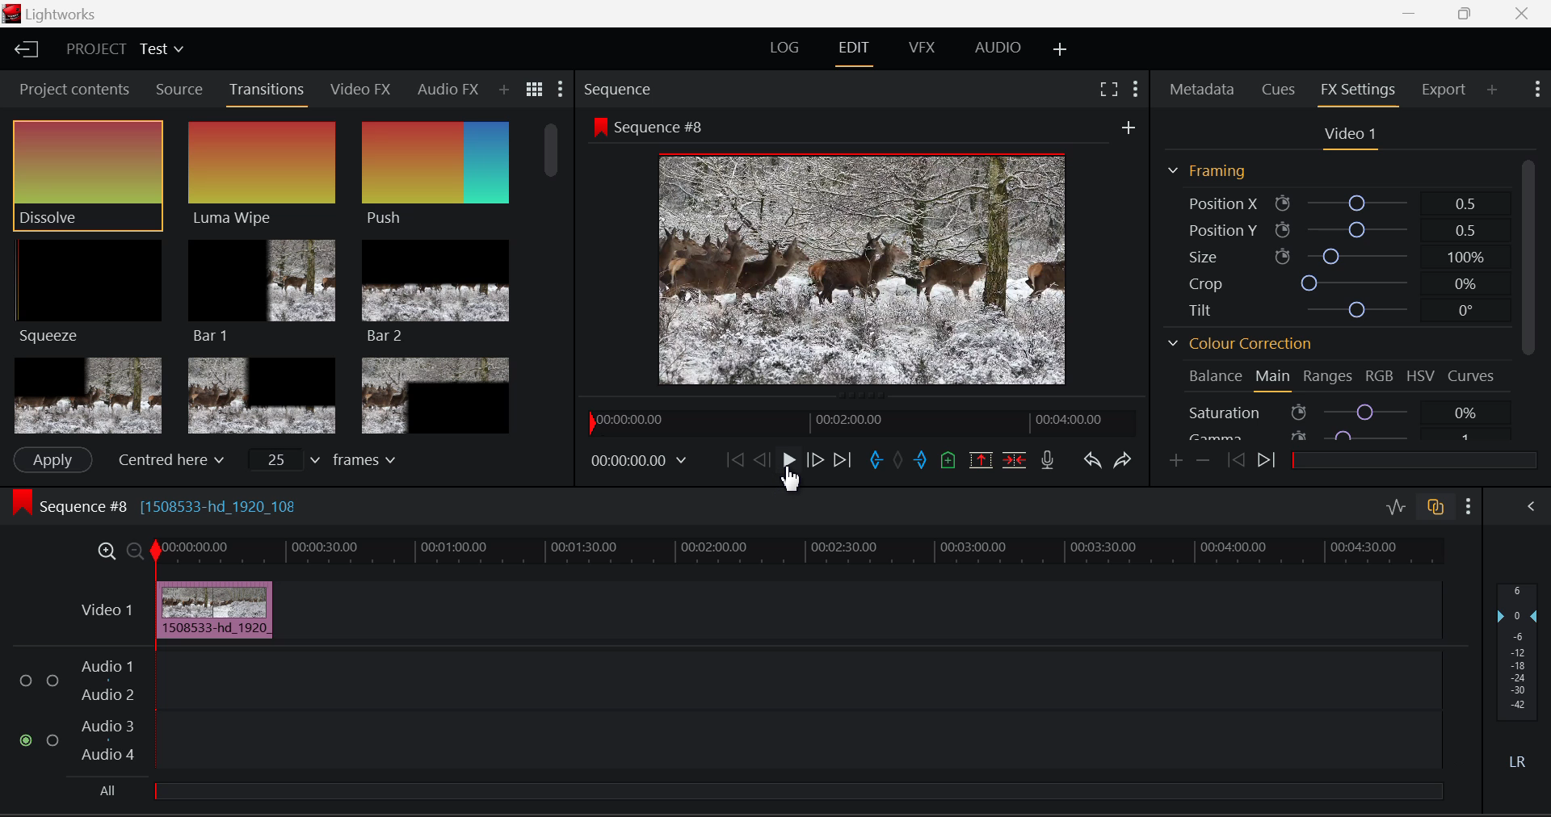  Describe the element at coordinates (1468, 15) in the screenshot. I see `Minimize` at that location.